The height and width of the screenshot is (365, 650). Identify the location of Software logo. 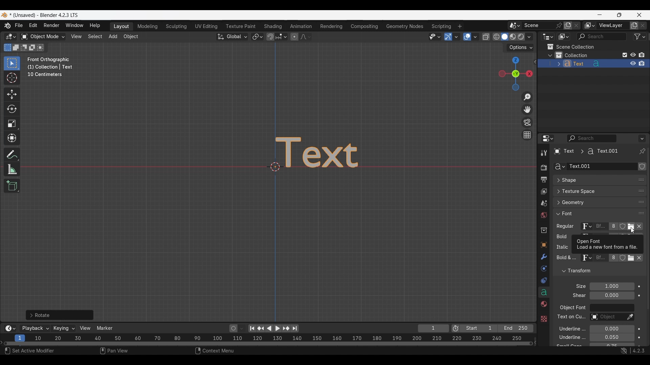
(4, 15).